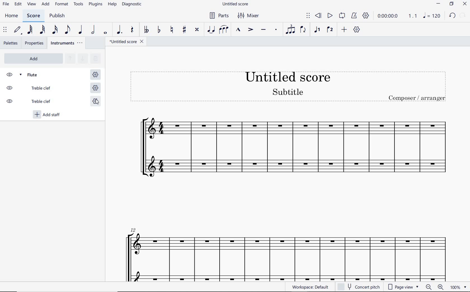 Image resolution: width=470 pixels, height=292 pixels. I want to click on ADD, so click(33, 58).